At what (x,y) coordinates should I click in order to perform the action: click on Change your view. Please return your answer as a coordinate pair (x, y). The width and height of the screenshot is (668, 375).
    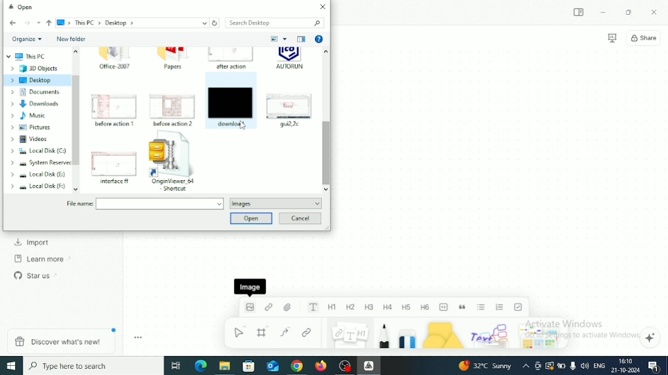
    Looking at the image, I should click on (274, 39).